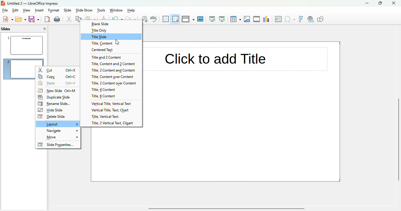 This screenshot has width=401, height=211. What do you see at coordinates (3, 3) in the screenshot?
I see `logo` at bounding box center [3, 3].